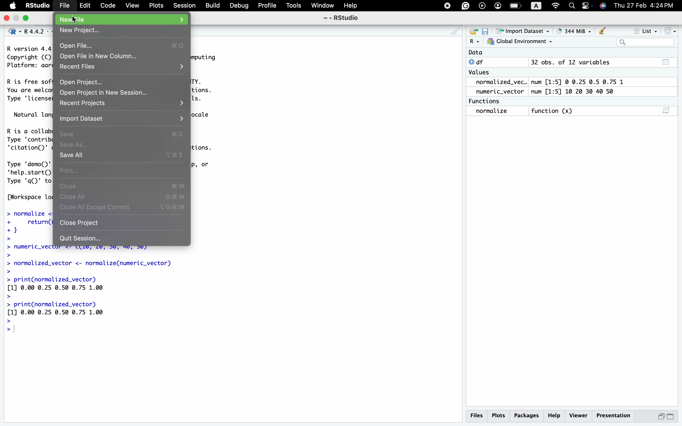 This screenshot has width=682, height=426. I want to click on save, so click(486, 32).